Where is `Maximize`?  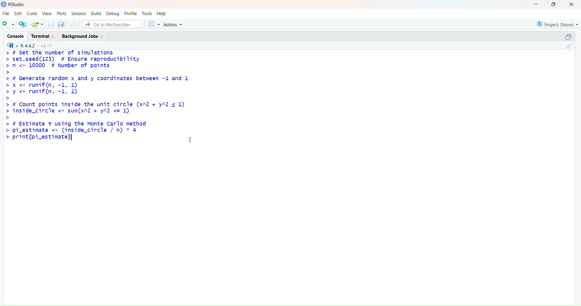 Maximize is located at coordinates (569, 37).